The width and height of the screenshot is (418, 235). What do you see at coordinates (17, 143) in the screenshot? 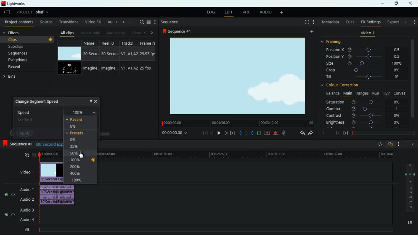
I see `sequence` at bounding box center [17, 143].